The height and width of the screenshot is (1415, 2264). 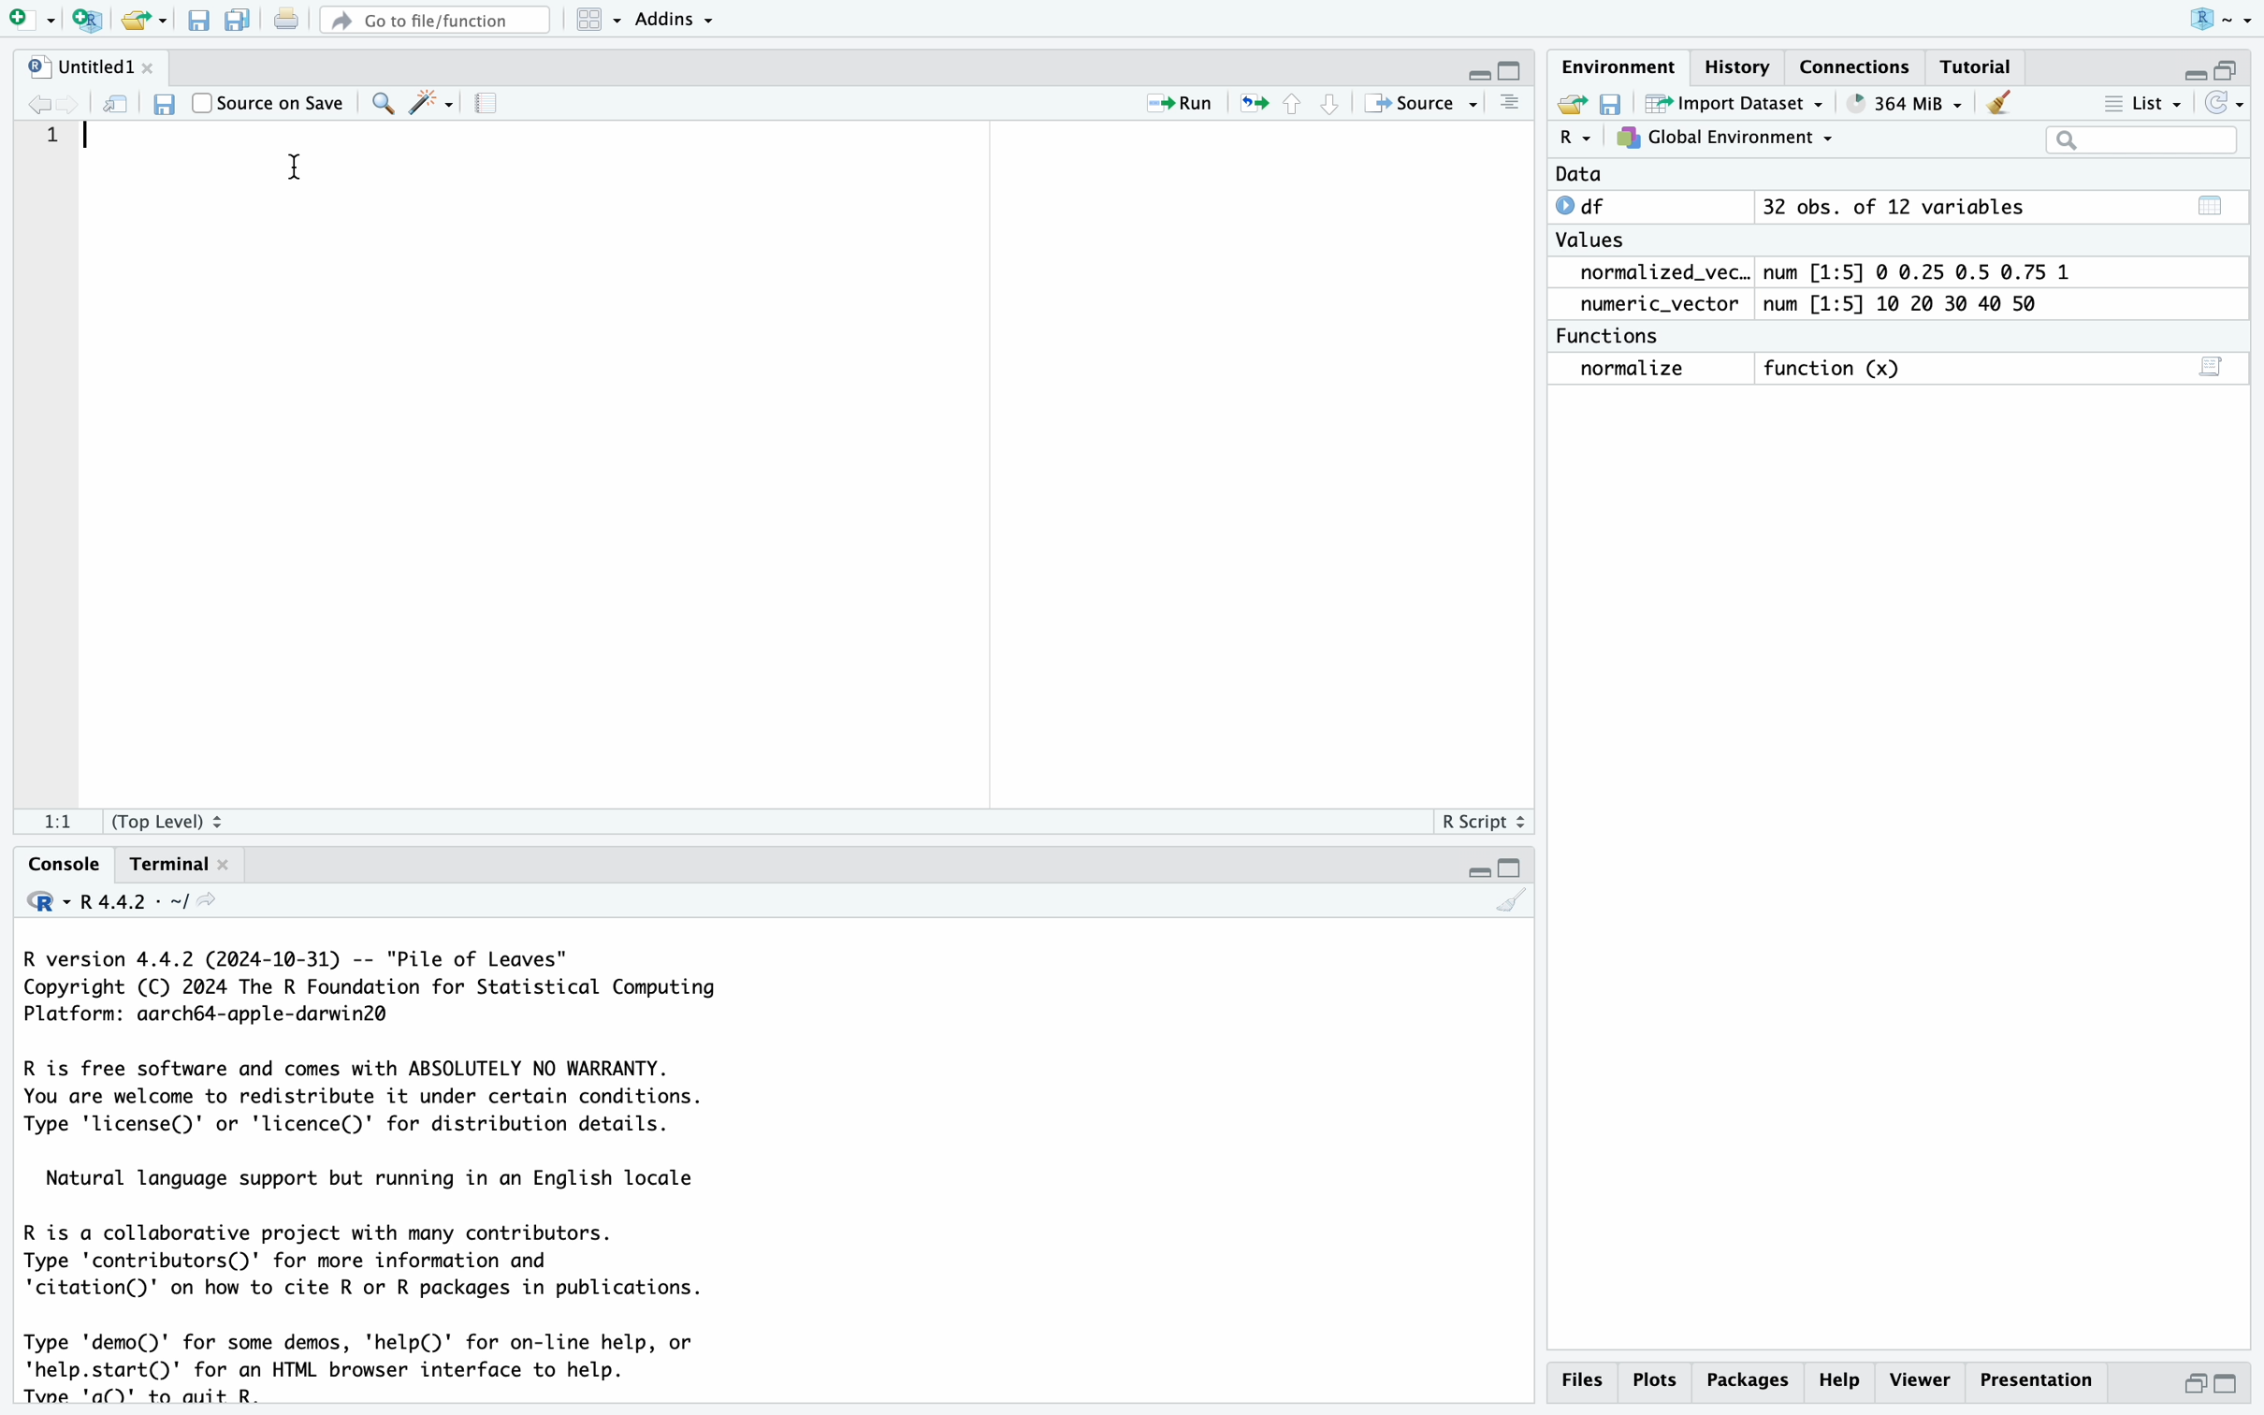 What do you see at coordinates (2227, 103) in the screenshot?
I see `Refresh` at bounding box center [2227, 103].